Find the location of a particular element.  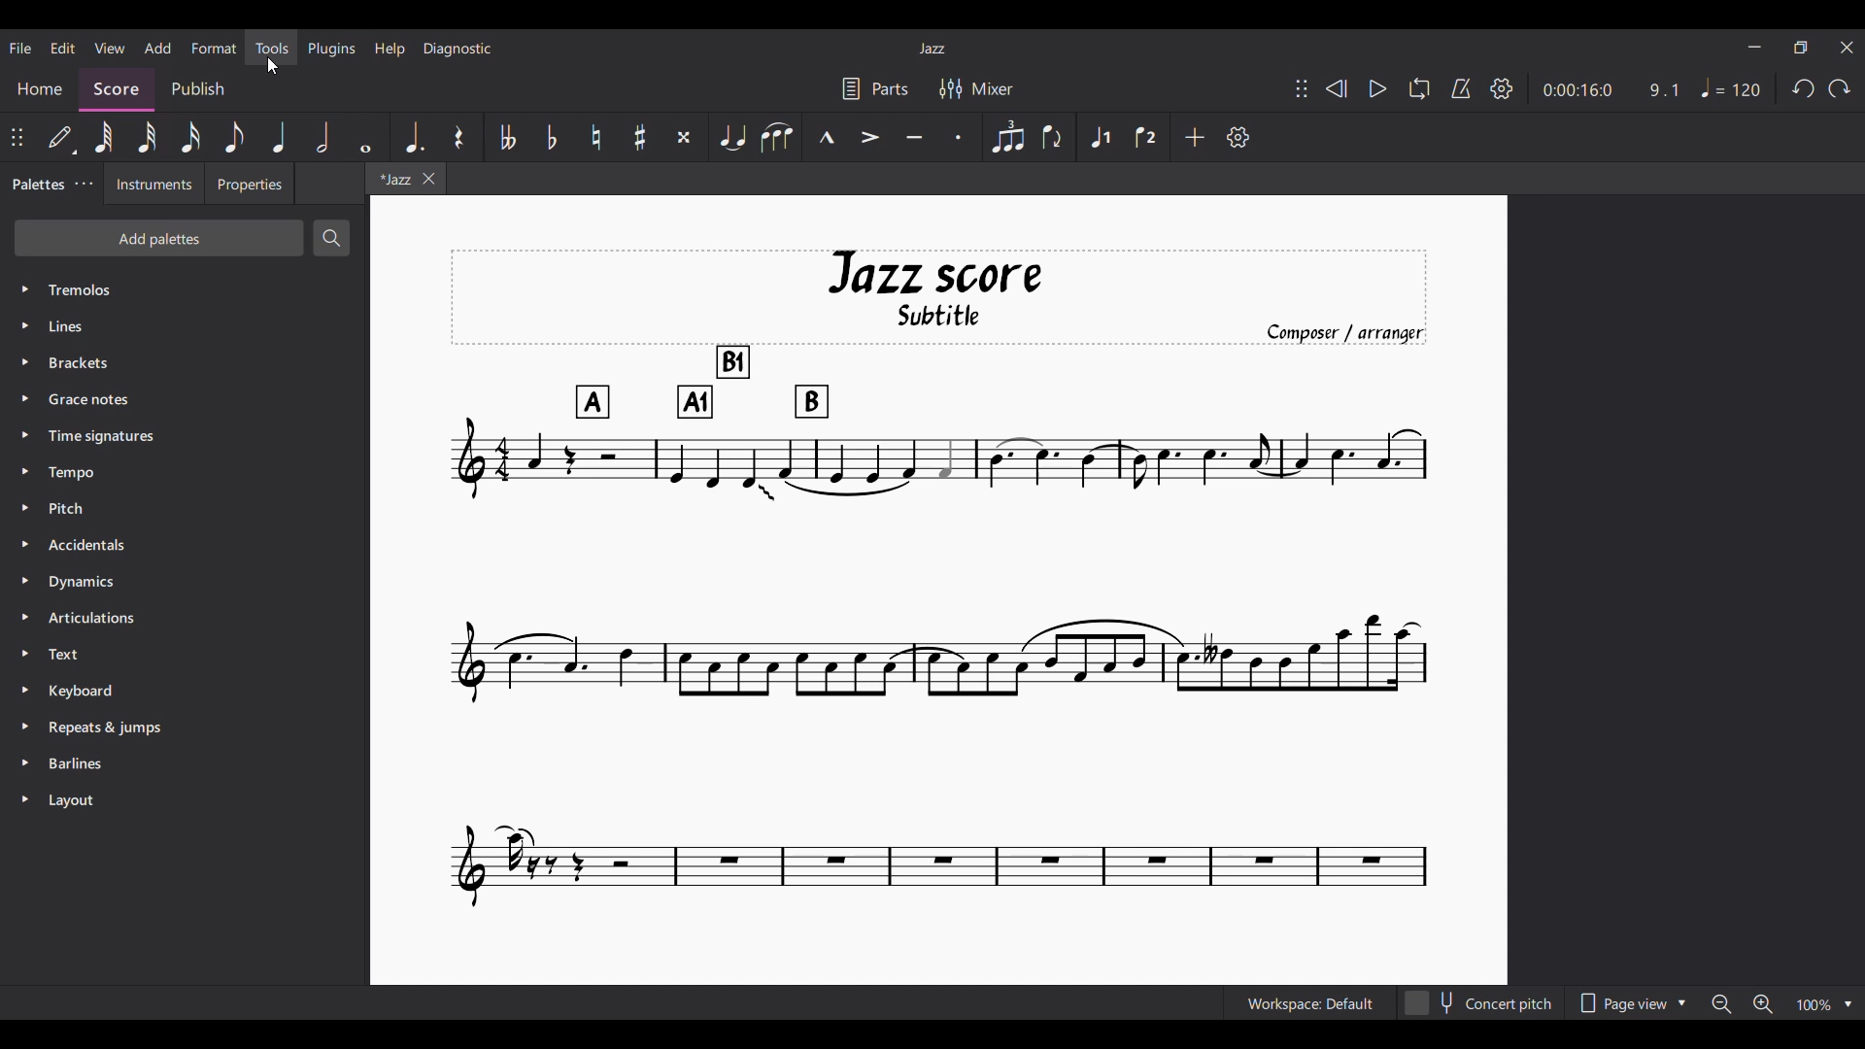

Rewind is located at coordinates (1338, 88).